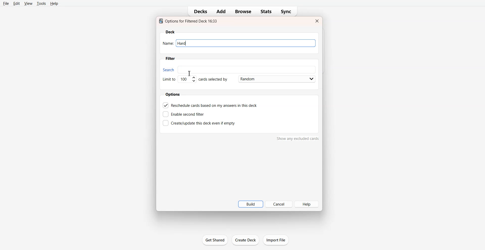  I want to click on Text Cursor, so click(190, 74).